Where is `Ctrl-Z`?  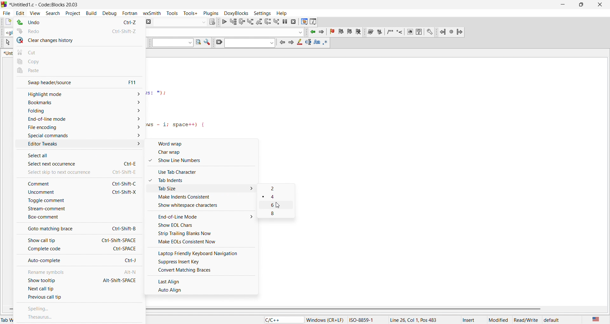
Ctrl-Z is located at coordinates (127, 22).